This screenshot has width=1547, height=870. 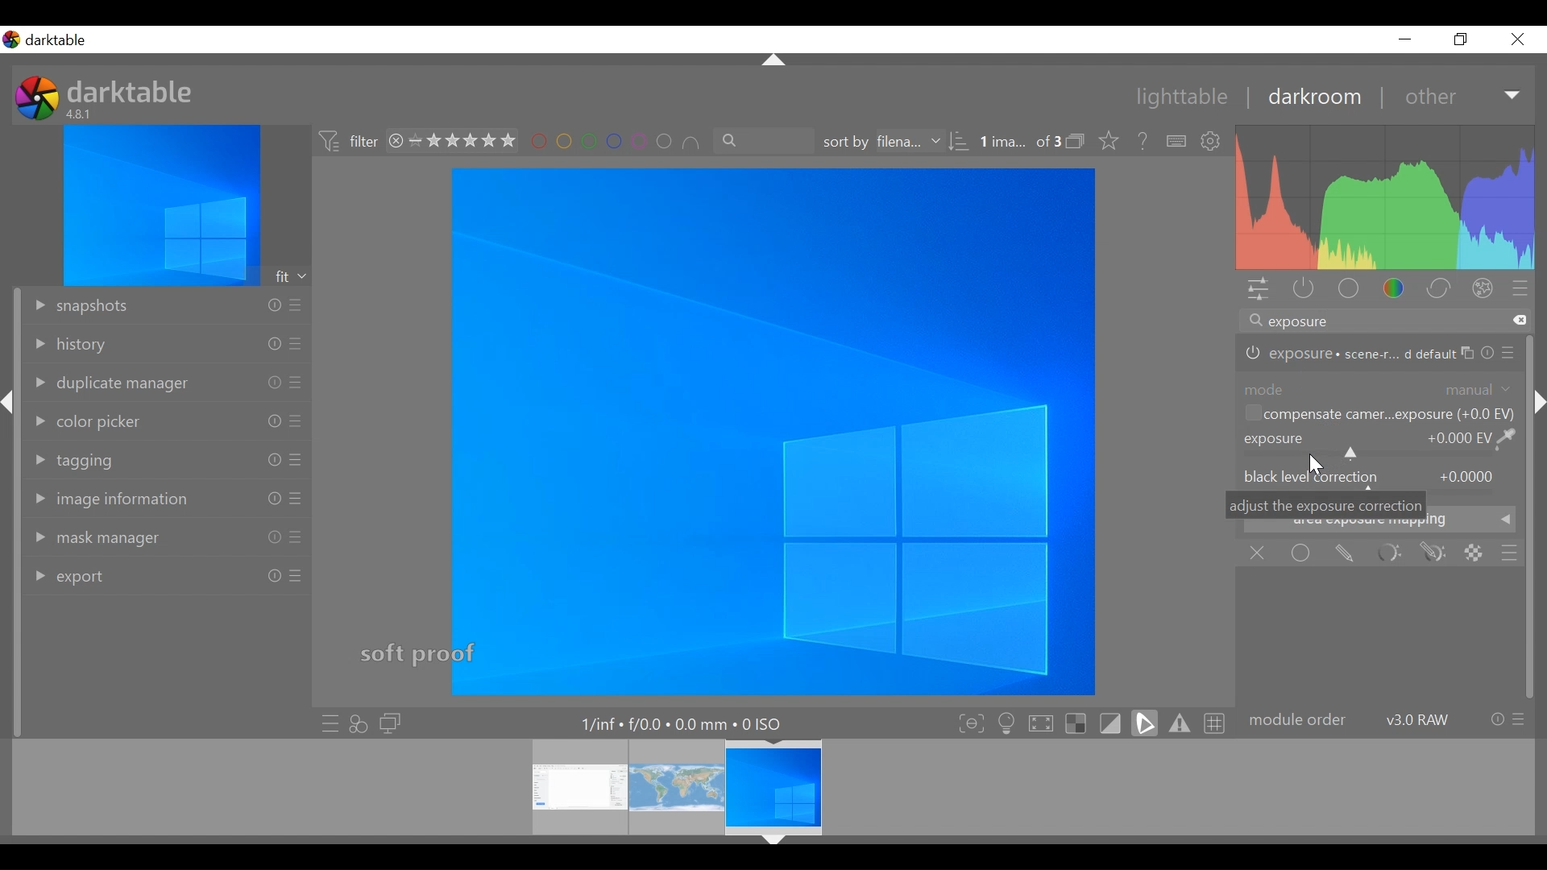 I want to click on export, so click(x=67, y=578).